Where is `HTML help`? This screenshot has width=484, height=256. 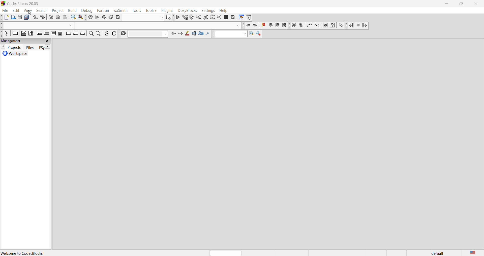 HTML help is located at coordinates (332, 25).